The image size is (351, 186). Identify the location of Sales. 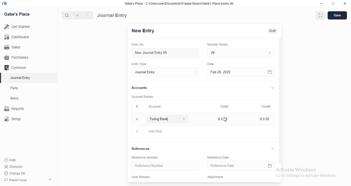
(18, 47).